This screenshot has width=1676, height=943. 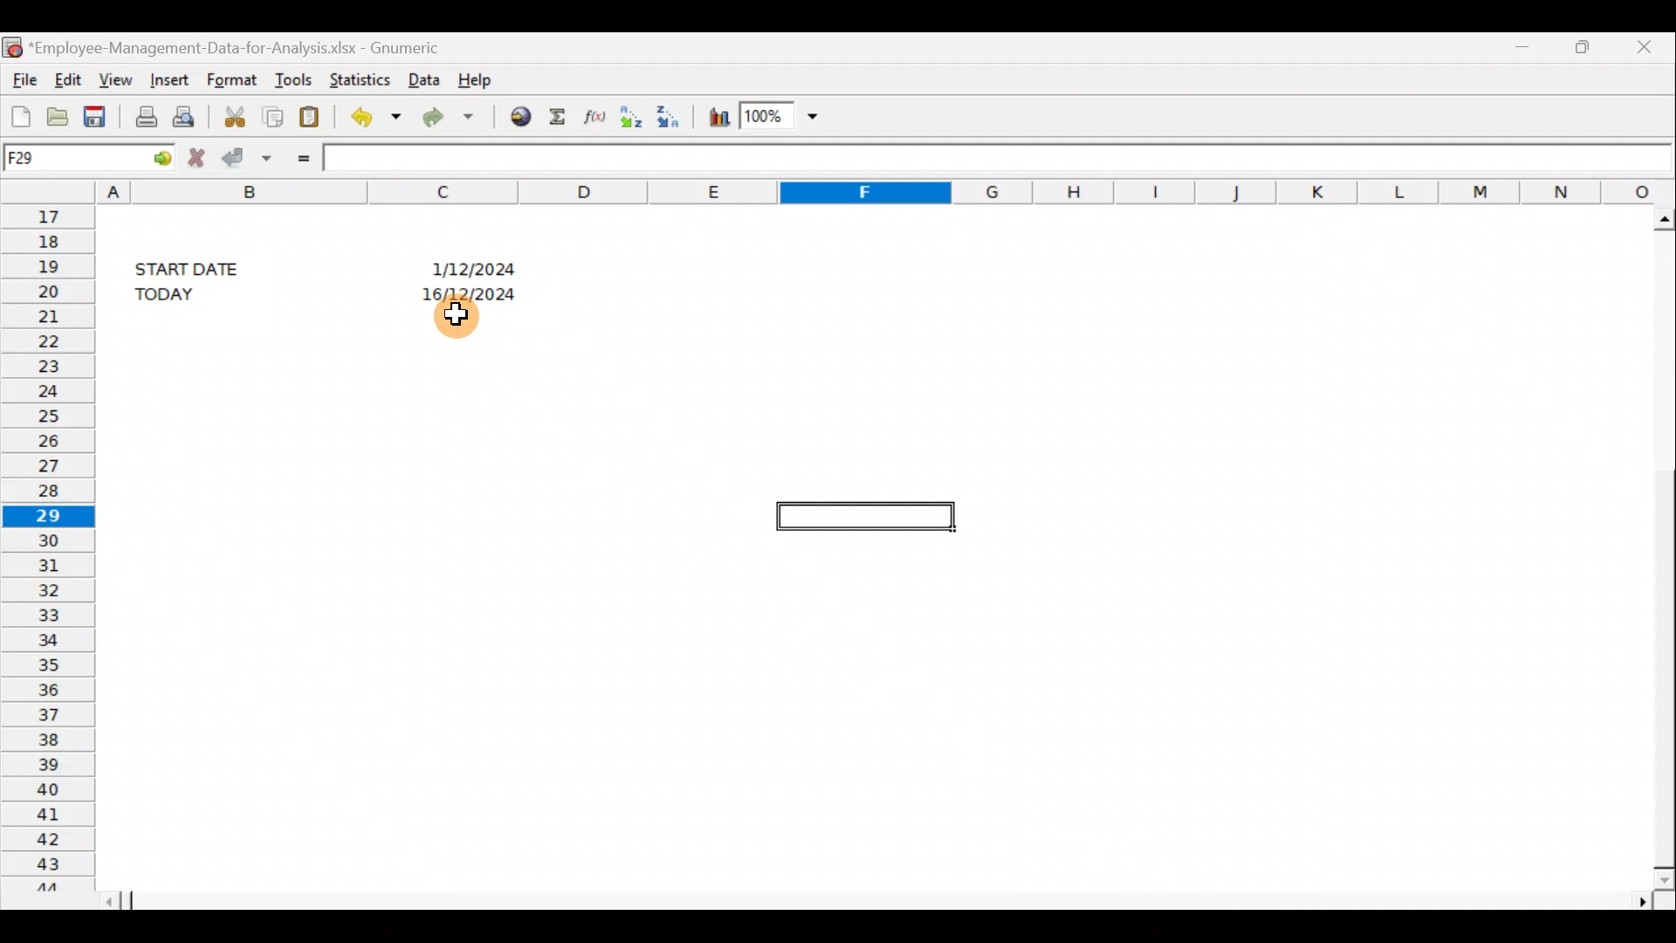 What do you see at coordinates (1521, 48) in the screenshot?
I see `Minimize` at bounding box center [1521, 48].